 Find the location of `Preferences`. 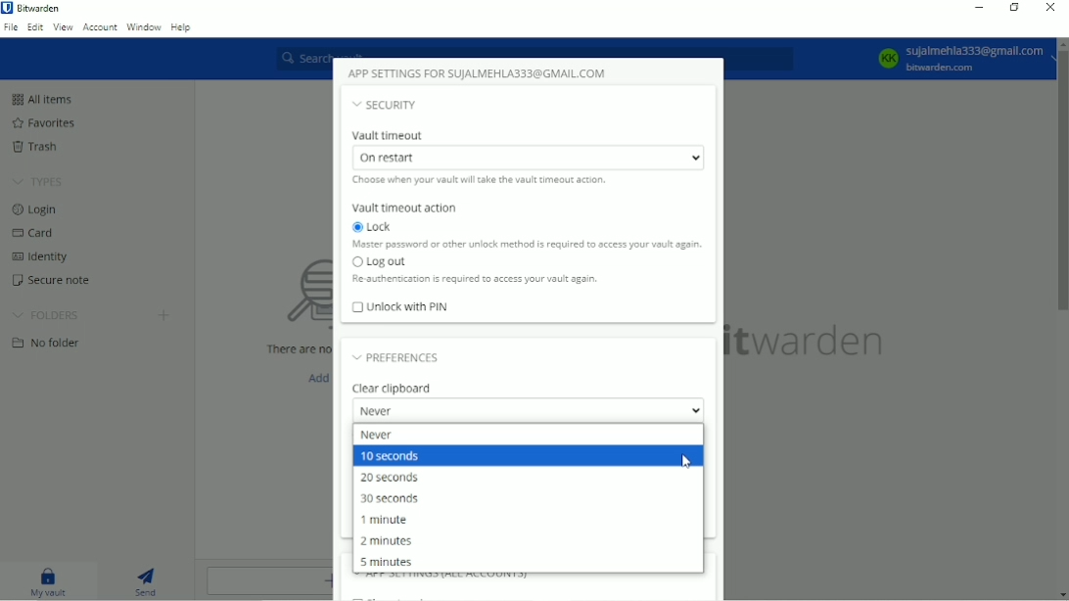

Preferences is located at coordinates (396, 357).